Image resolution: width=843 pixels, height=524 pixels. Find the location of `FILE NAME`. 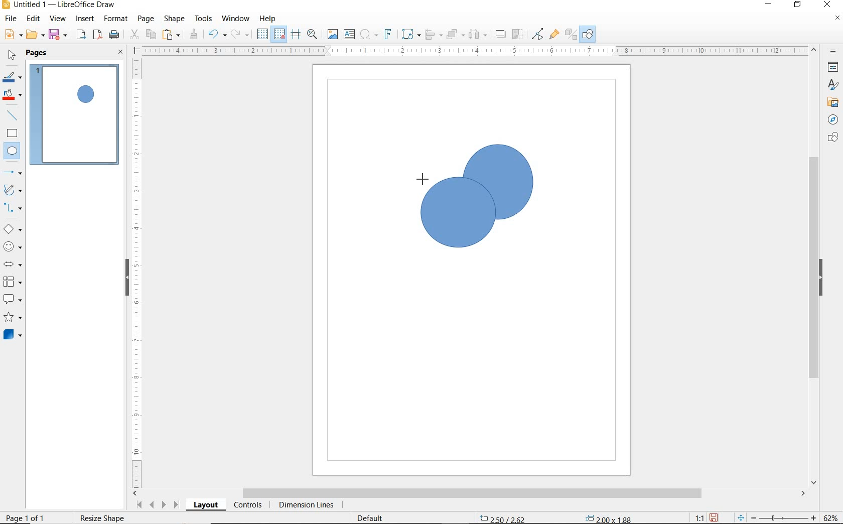

FILE NAME is located at coordinates (58, 6).